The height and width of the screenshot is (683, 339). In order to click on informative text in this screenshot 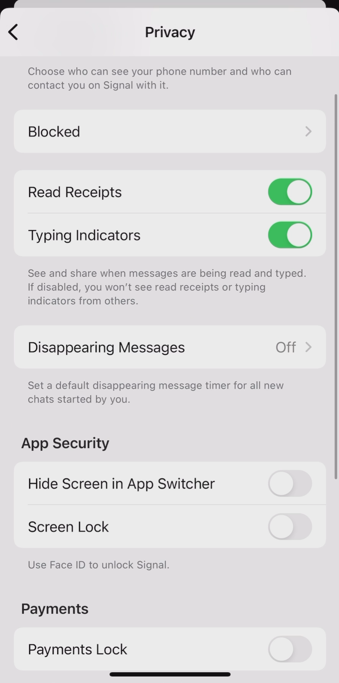, I will do `click(167, 80)`.